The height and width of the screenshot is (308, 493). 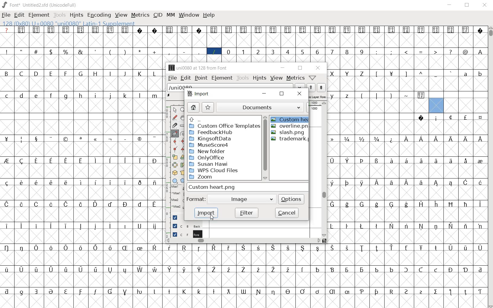 What do you see at coordinates (125, 183) in the screenshot?
I see `glyph` at bounding box center [125, 183].